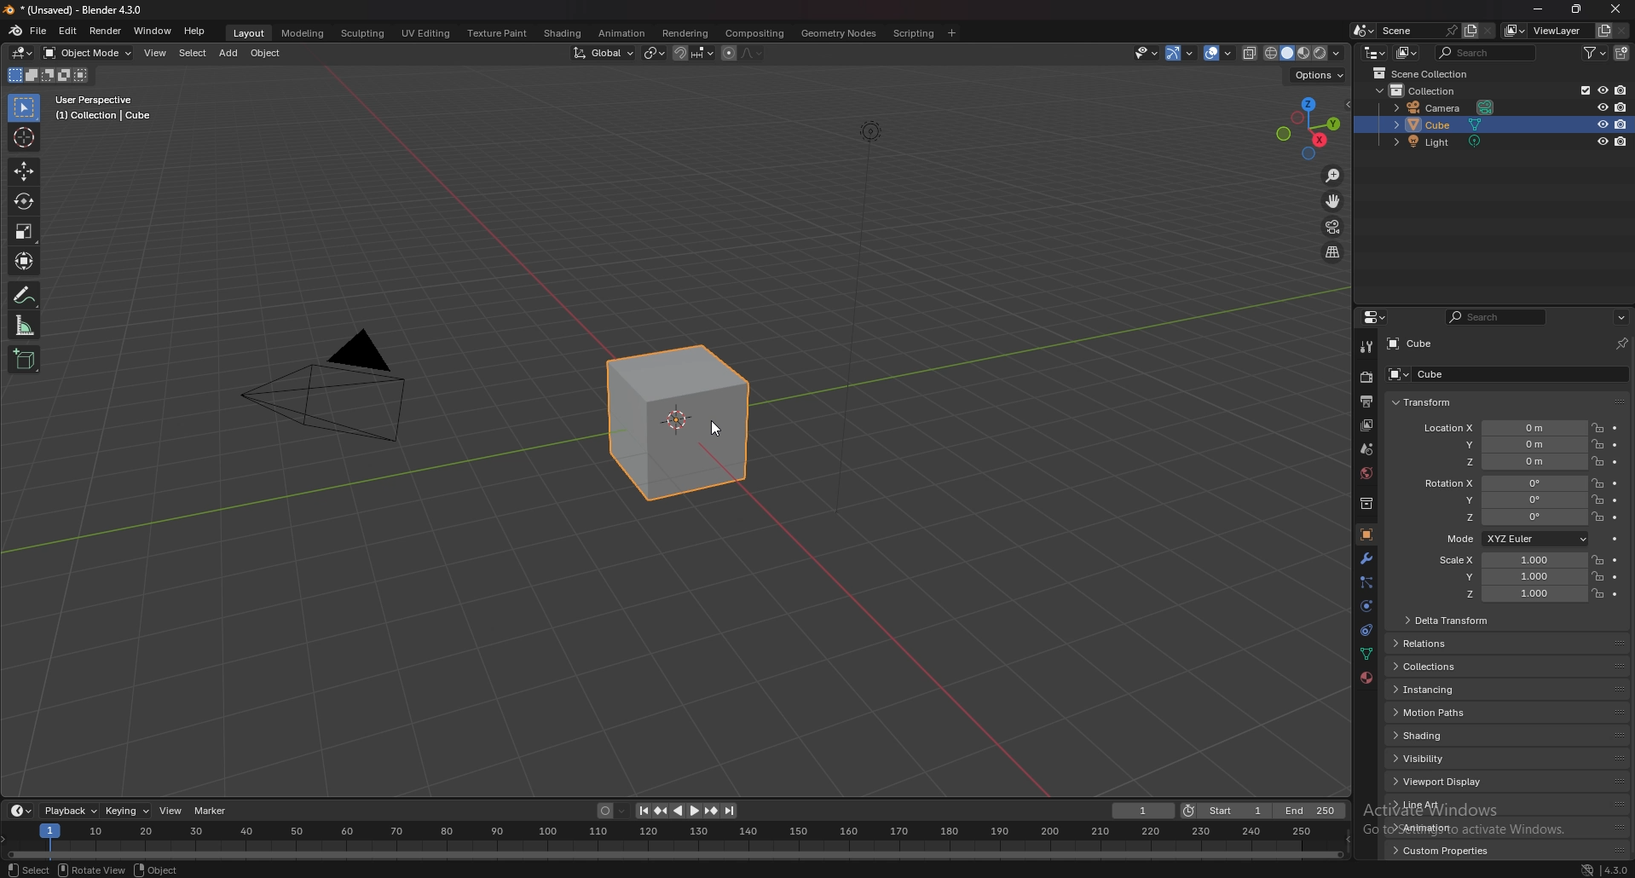 The image size is (1635, 878). Describe the element at coordinates (25, 201) in the screenshot. I see `rotate` at that location.